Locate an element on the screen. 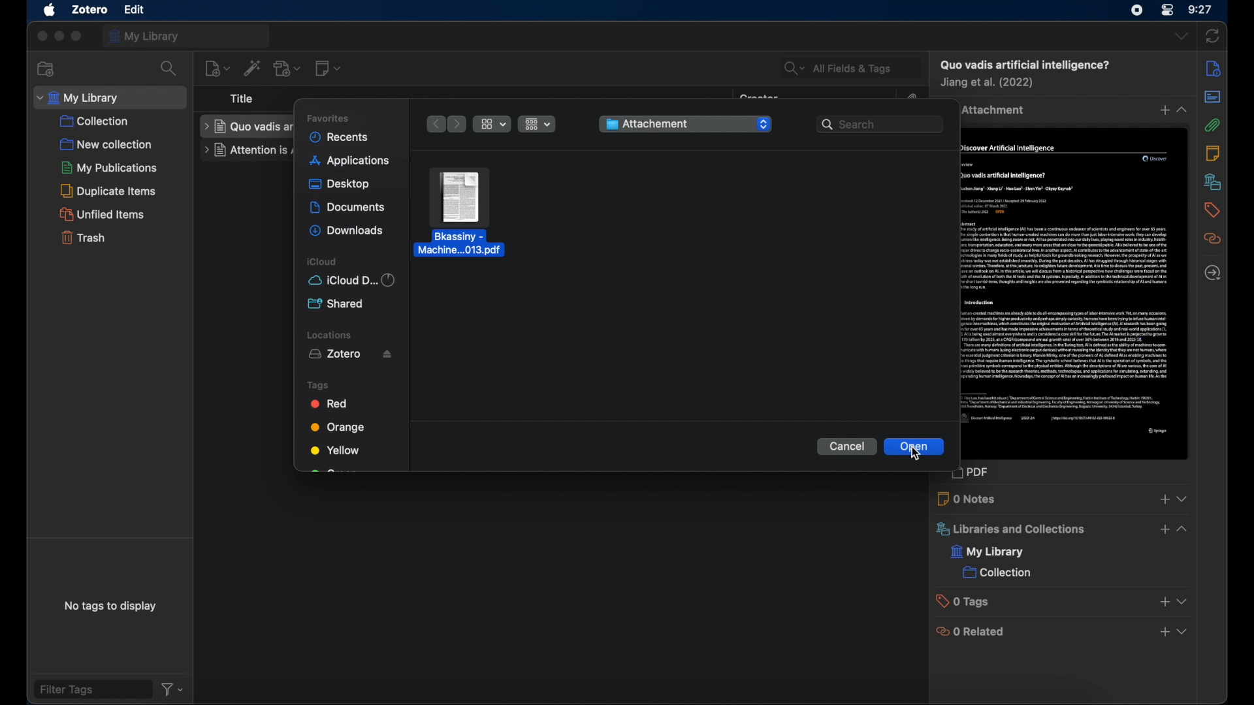 The image size is (1254, 705). add is located at coordinates (1162, 111).